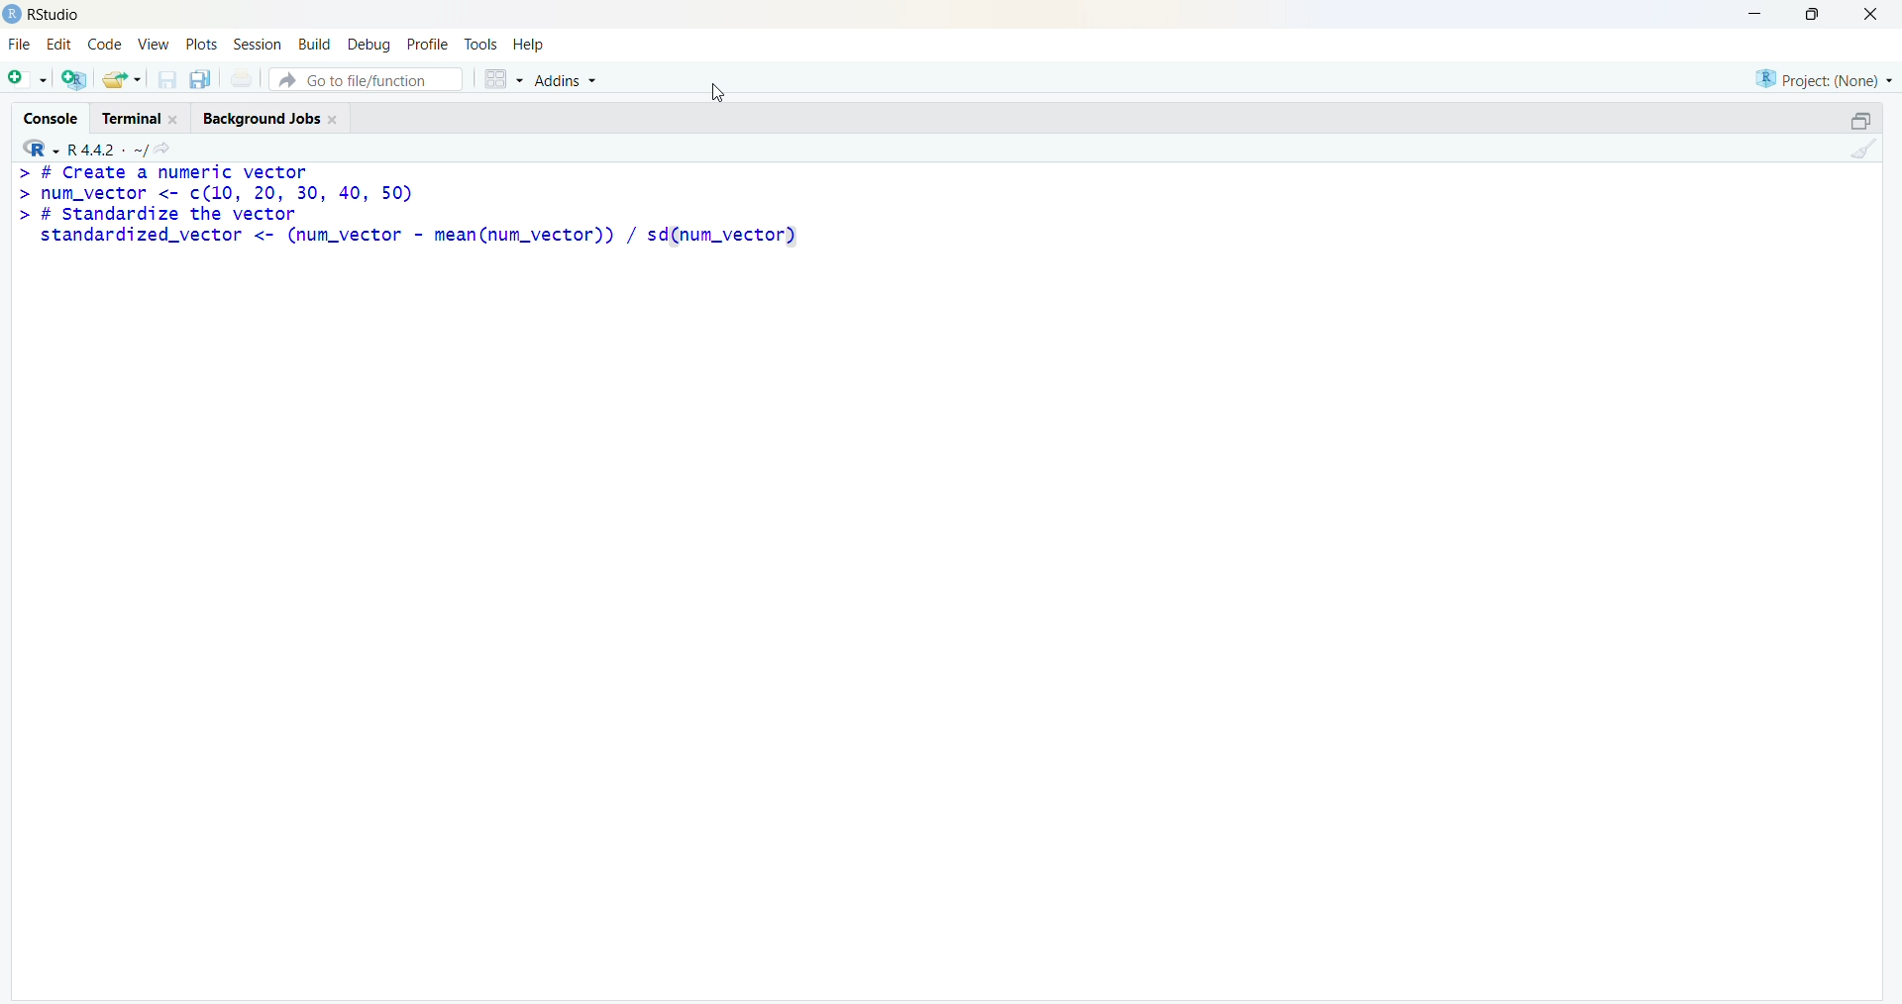  Describe the element at coordinates (407, 207) in the screenshot. I see `> # Create a numeric vector
> num_vector <- c(10, 20, 30, 40, 50)
> # standardize the vector
standardized_vector <- (num_vector - mean(num_vector)) / sd(num_vector)` at that location.